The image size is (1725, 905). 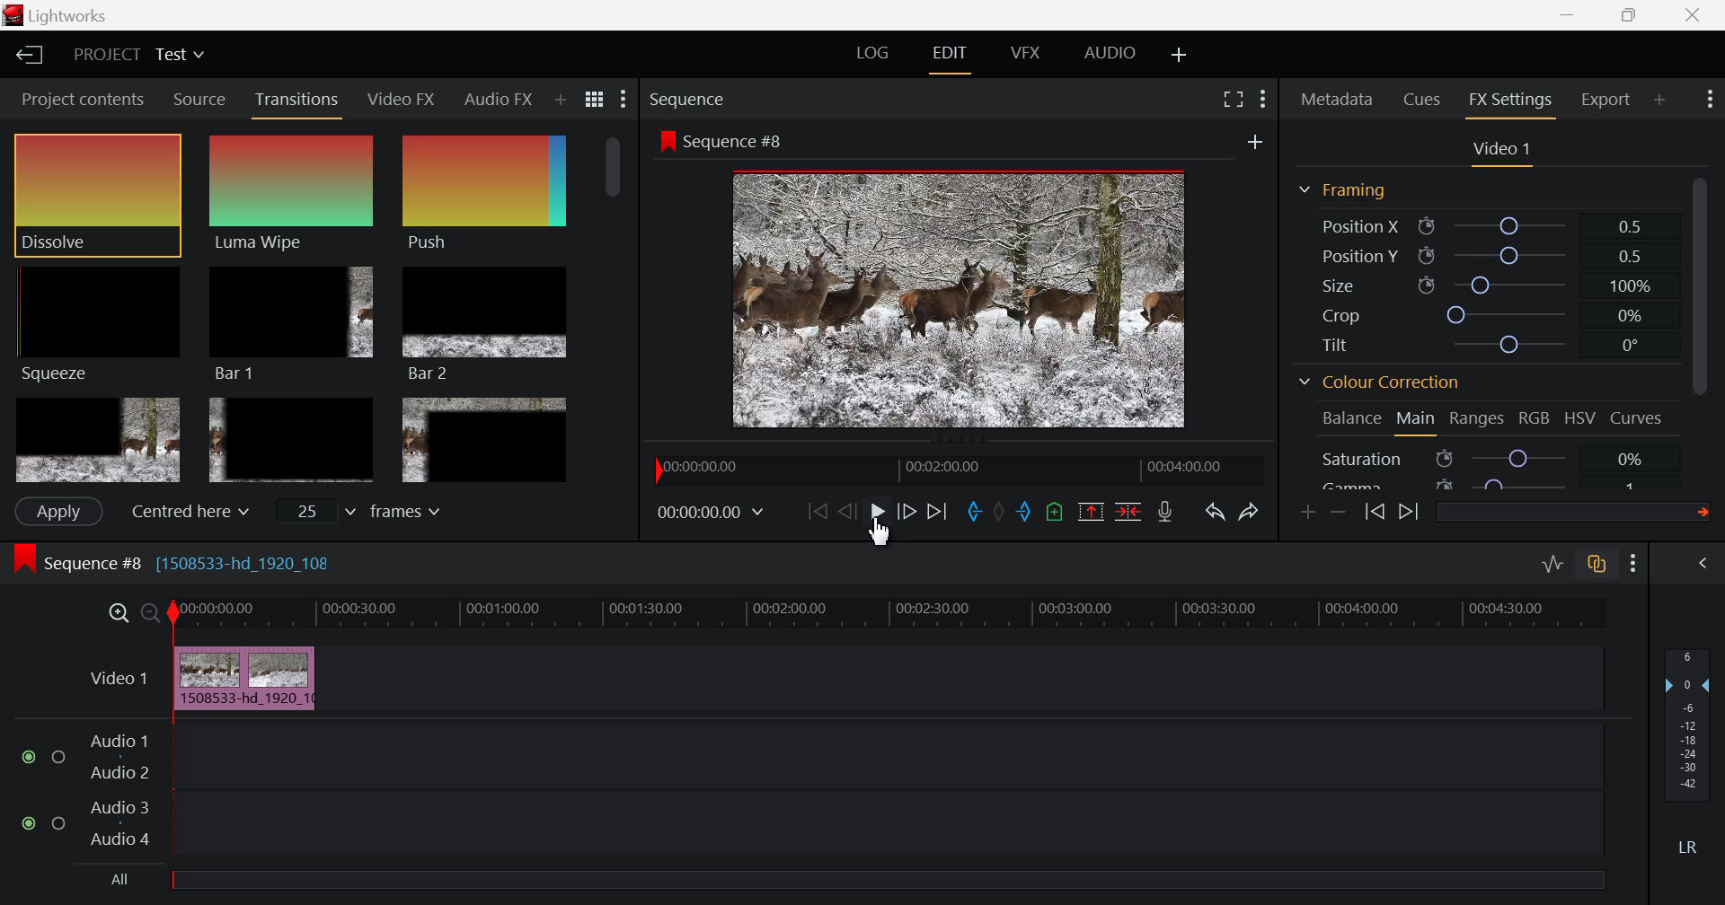 I want to click on Delete/Cut, so click(x=1128, y=509).